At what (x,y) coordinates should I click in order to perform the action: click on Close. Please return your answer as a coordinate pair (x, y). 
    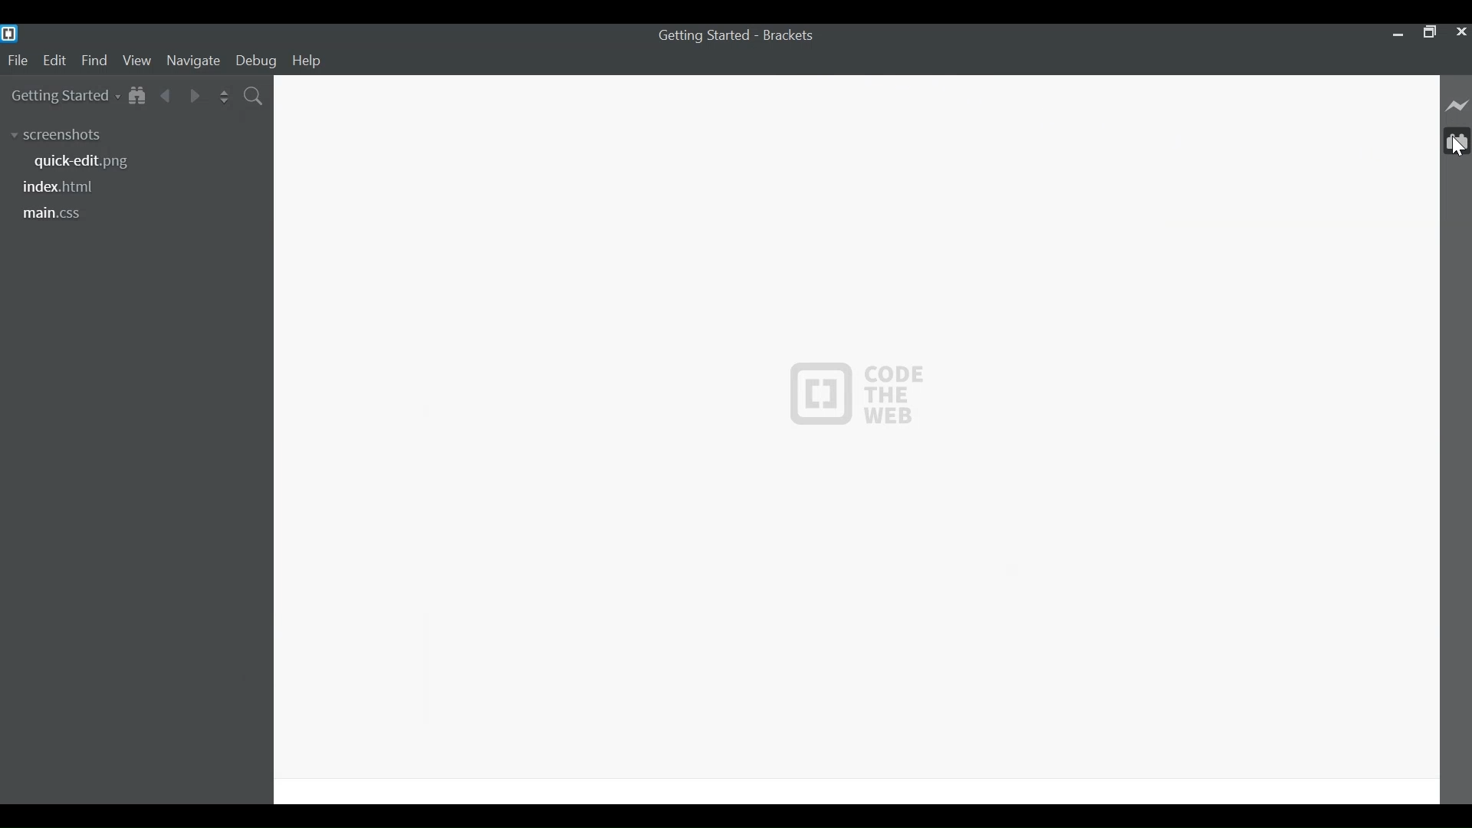
    Looking at the image, I should click on (1460, 32).